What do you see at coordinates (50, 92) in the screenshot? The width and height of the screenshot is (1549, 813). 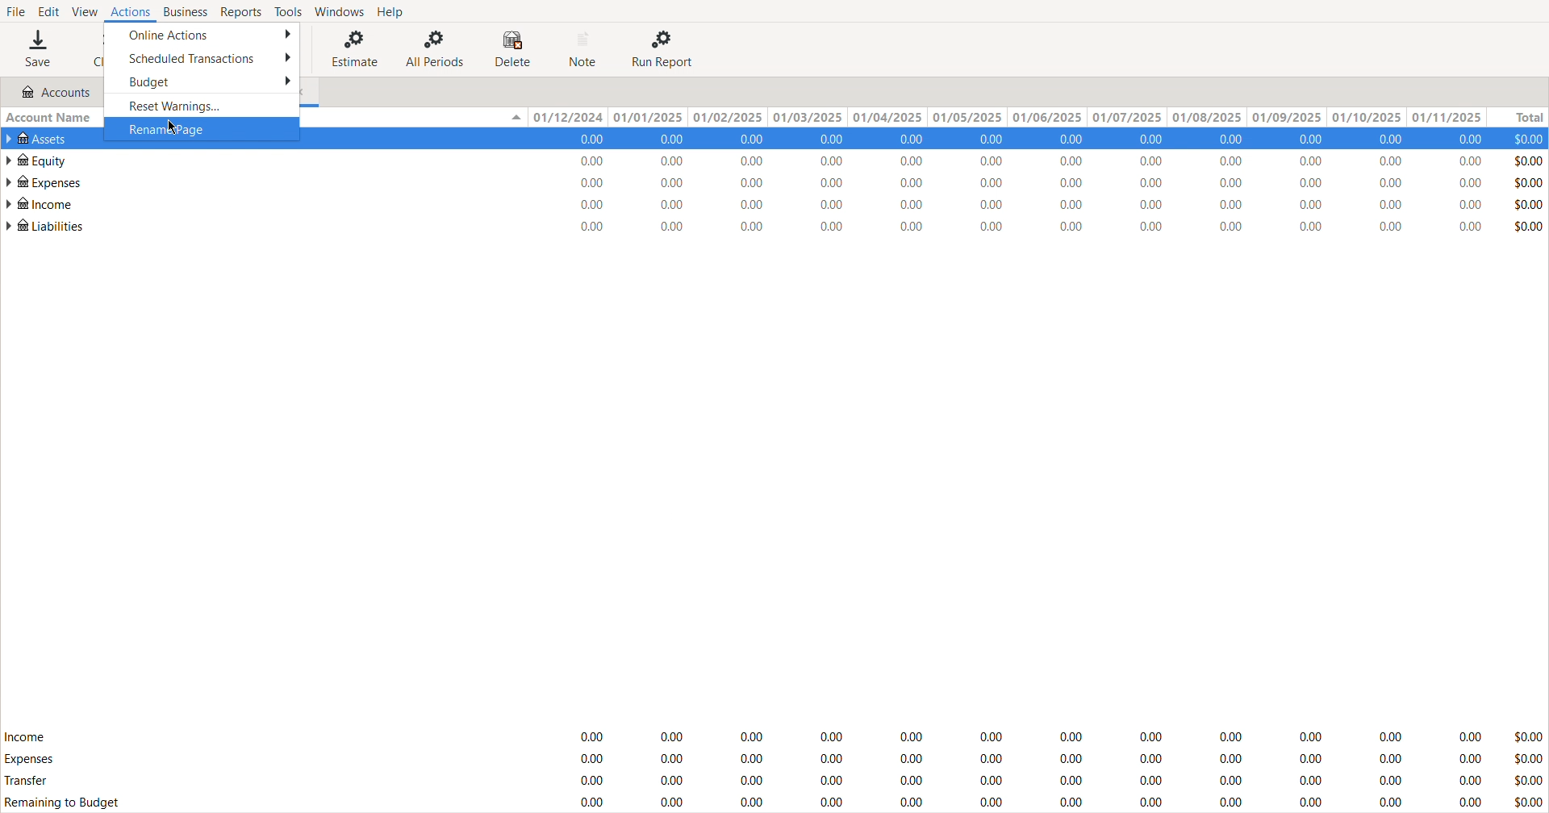 I see `Accounts` at bounding box center [50, 92].